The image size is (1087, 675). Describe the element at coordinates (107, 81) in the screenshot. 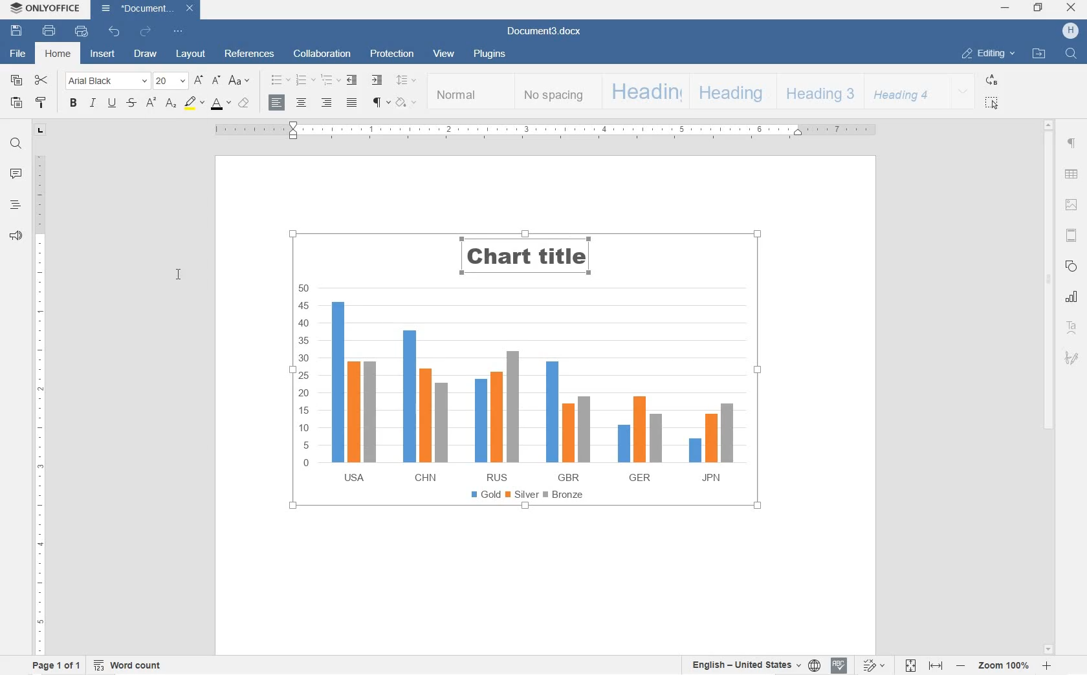

I see `FONT NAME` at that location.